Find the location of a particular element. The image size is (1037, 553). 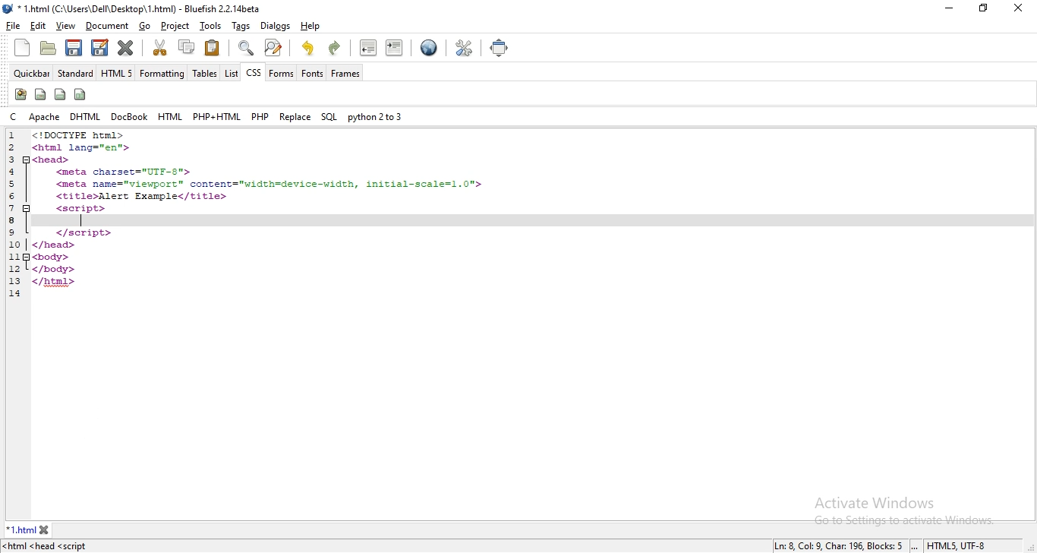

create folder is located at coordinates (49, 49).